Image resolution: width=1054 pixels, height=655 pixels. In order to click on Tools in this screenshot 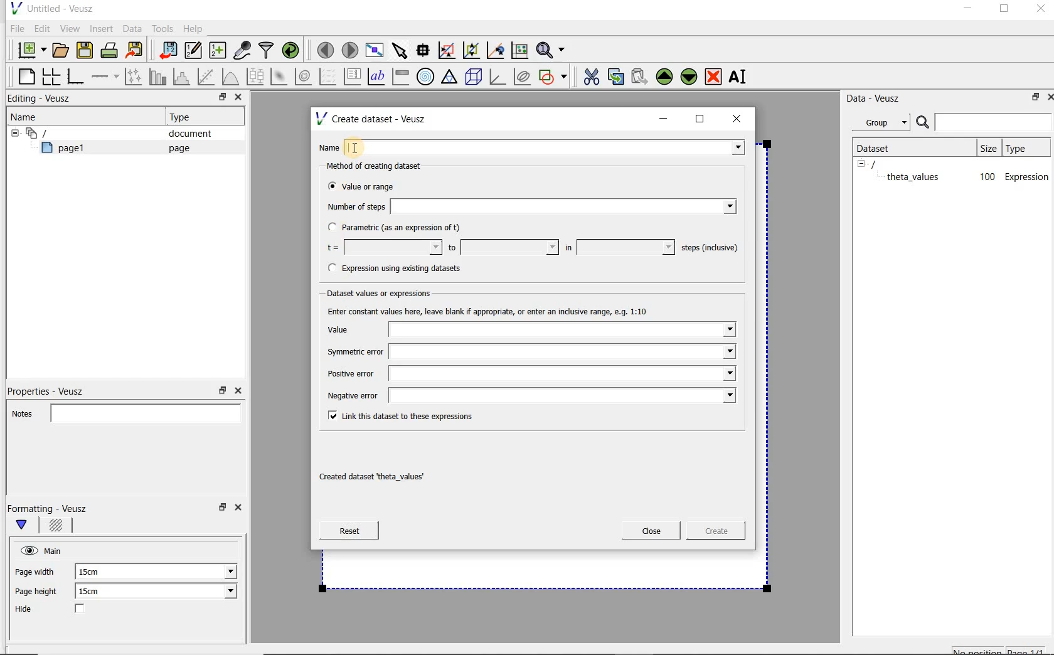, I will do `click(161, 29)`.